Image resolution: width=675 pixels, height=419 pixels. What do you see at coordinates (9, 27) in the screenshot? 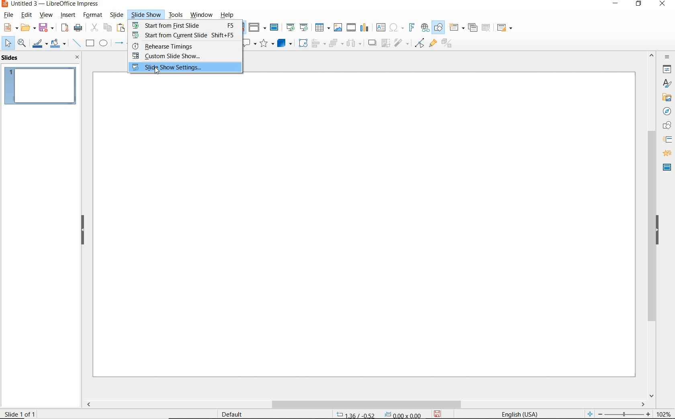
I see `NEW` at bounding box center [9, 27].